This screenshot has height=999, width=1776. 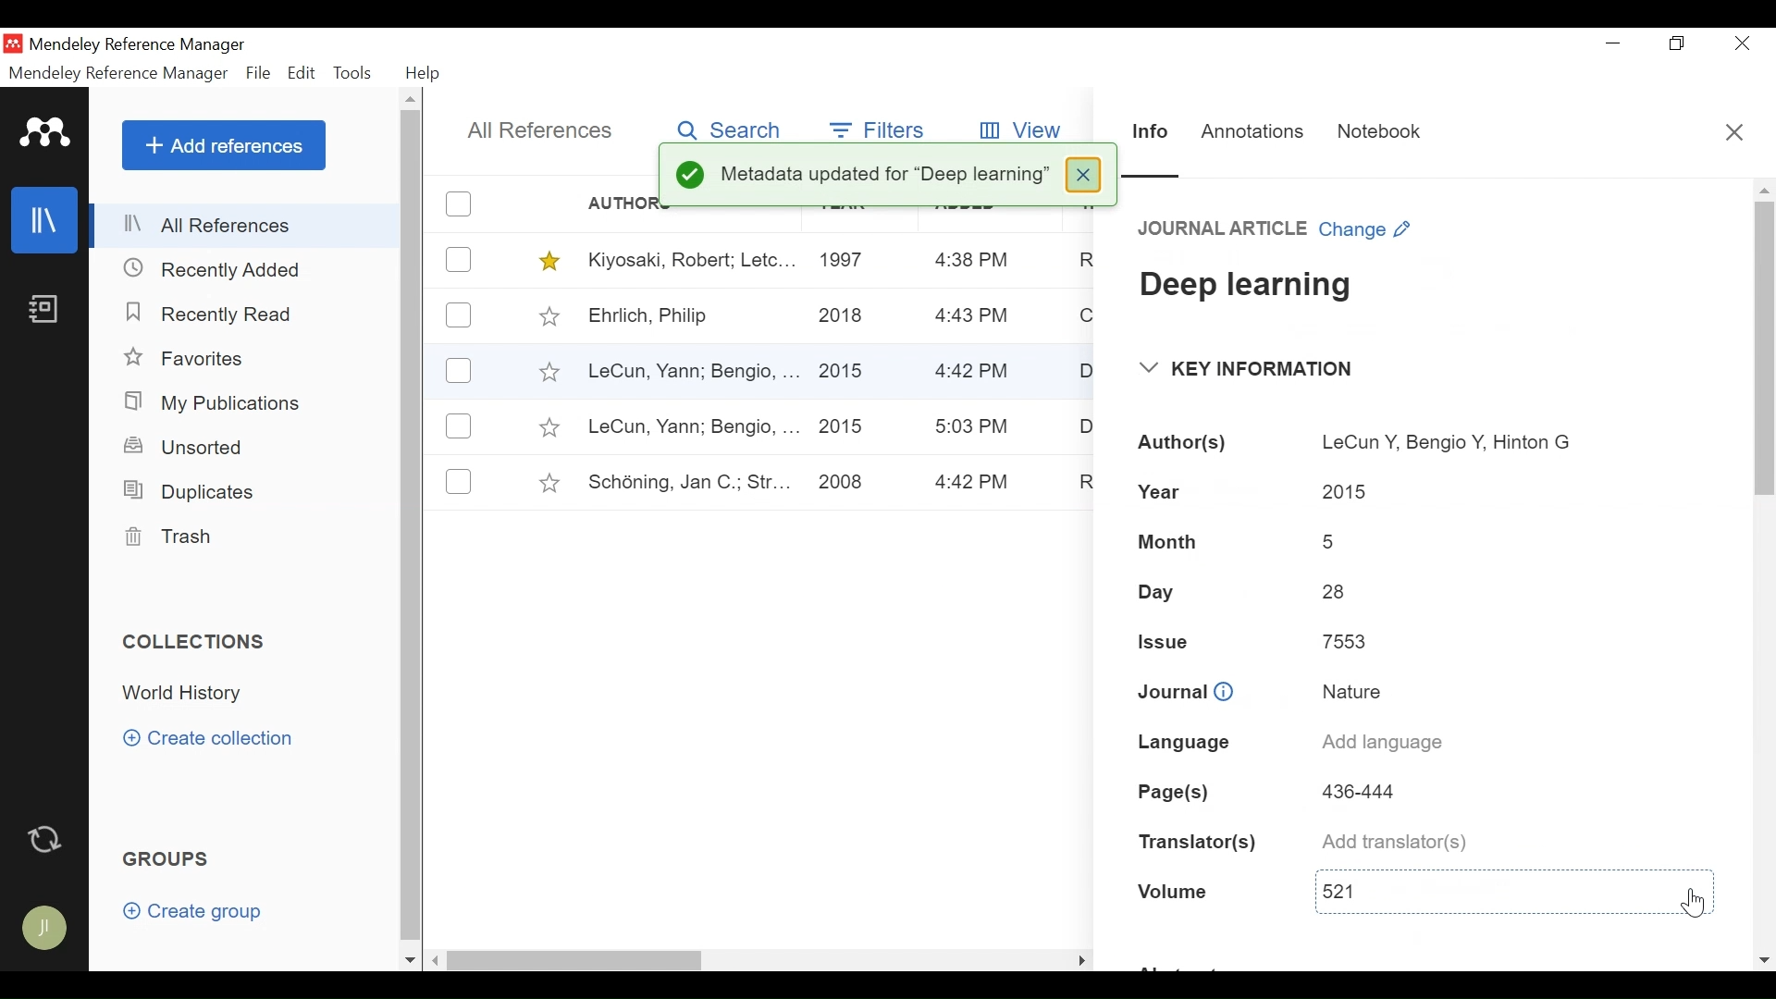 I want to click on Year, so click(x=1159, y=491).